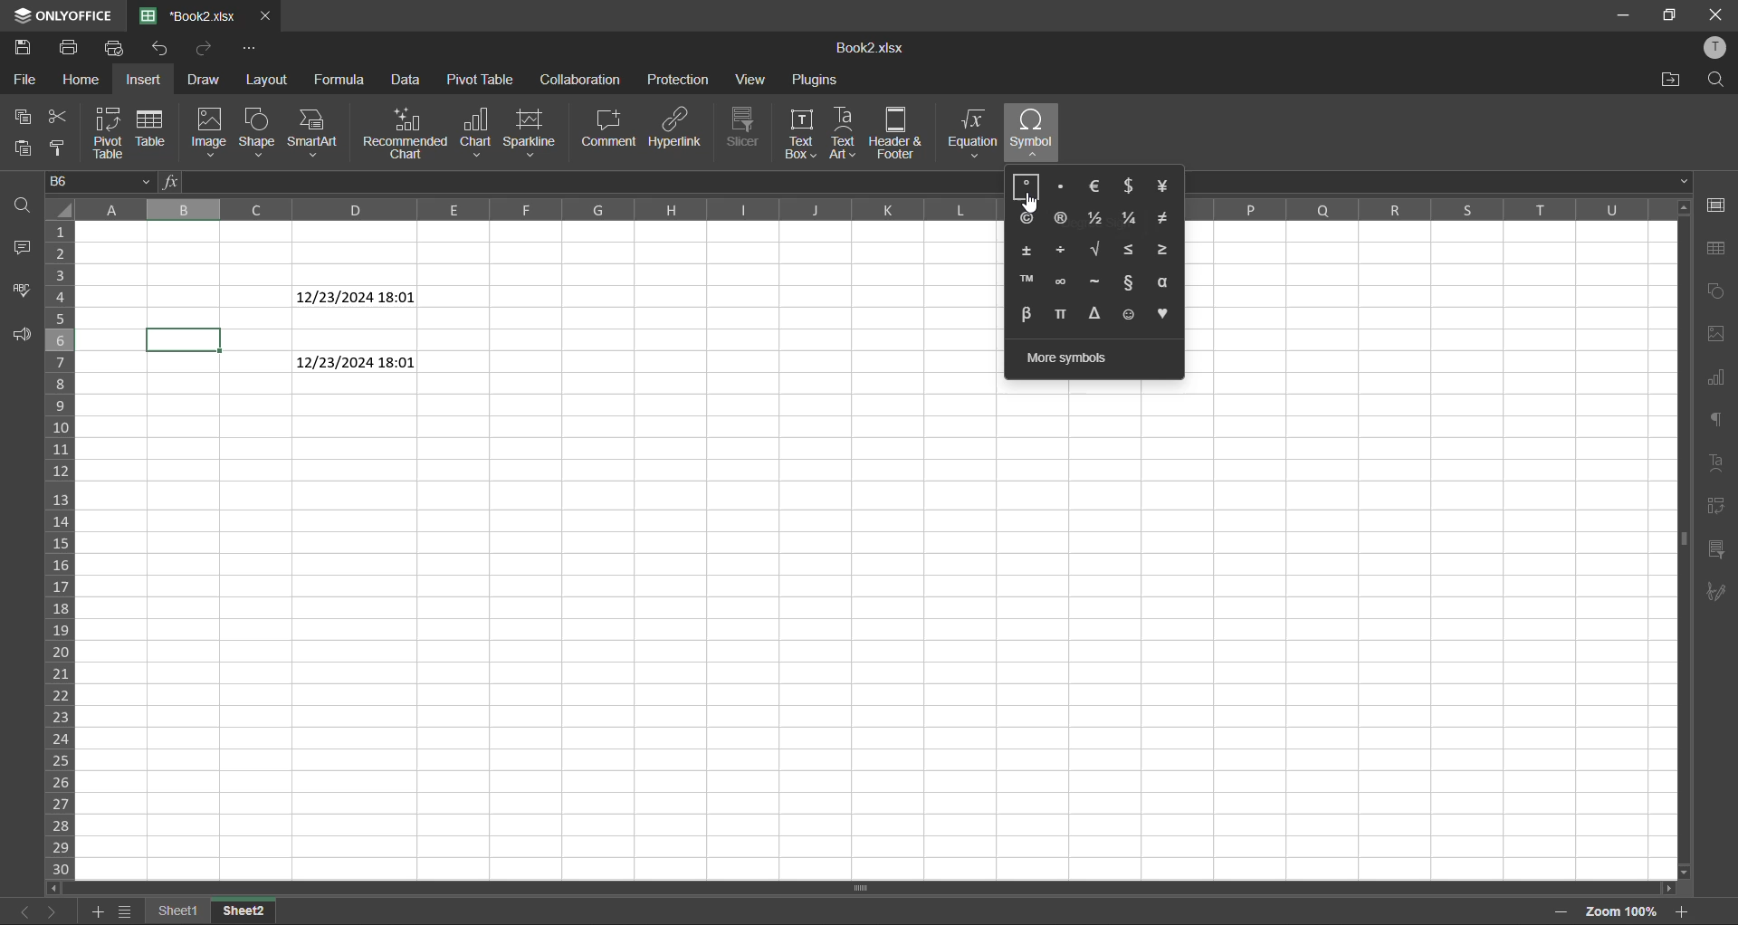 This screenshot has height=925, width=1738. I want to click on find, so click(24, 204).